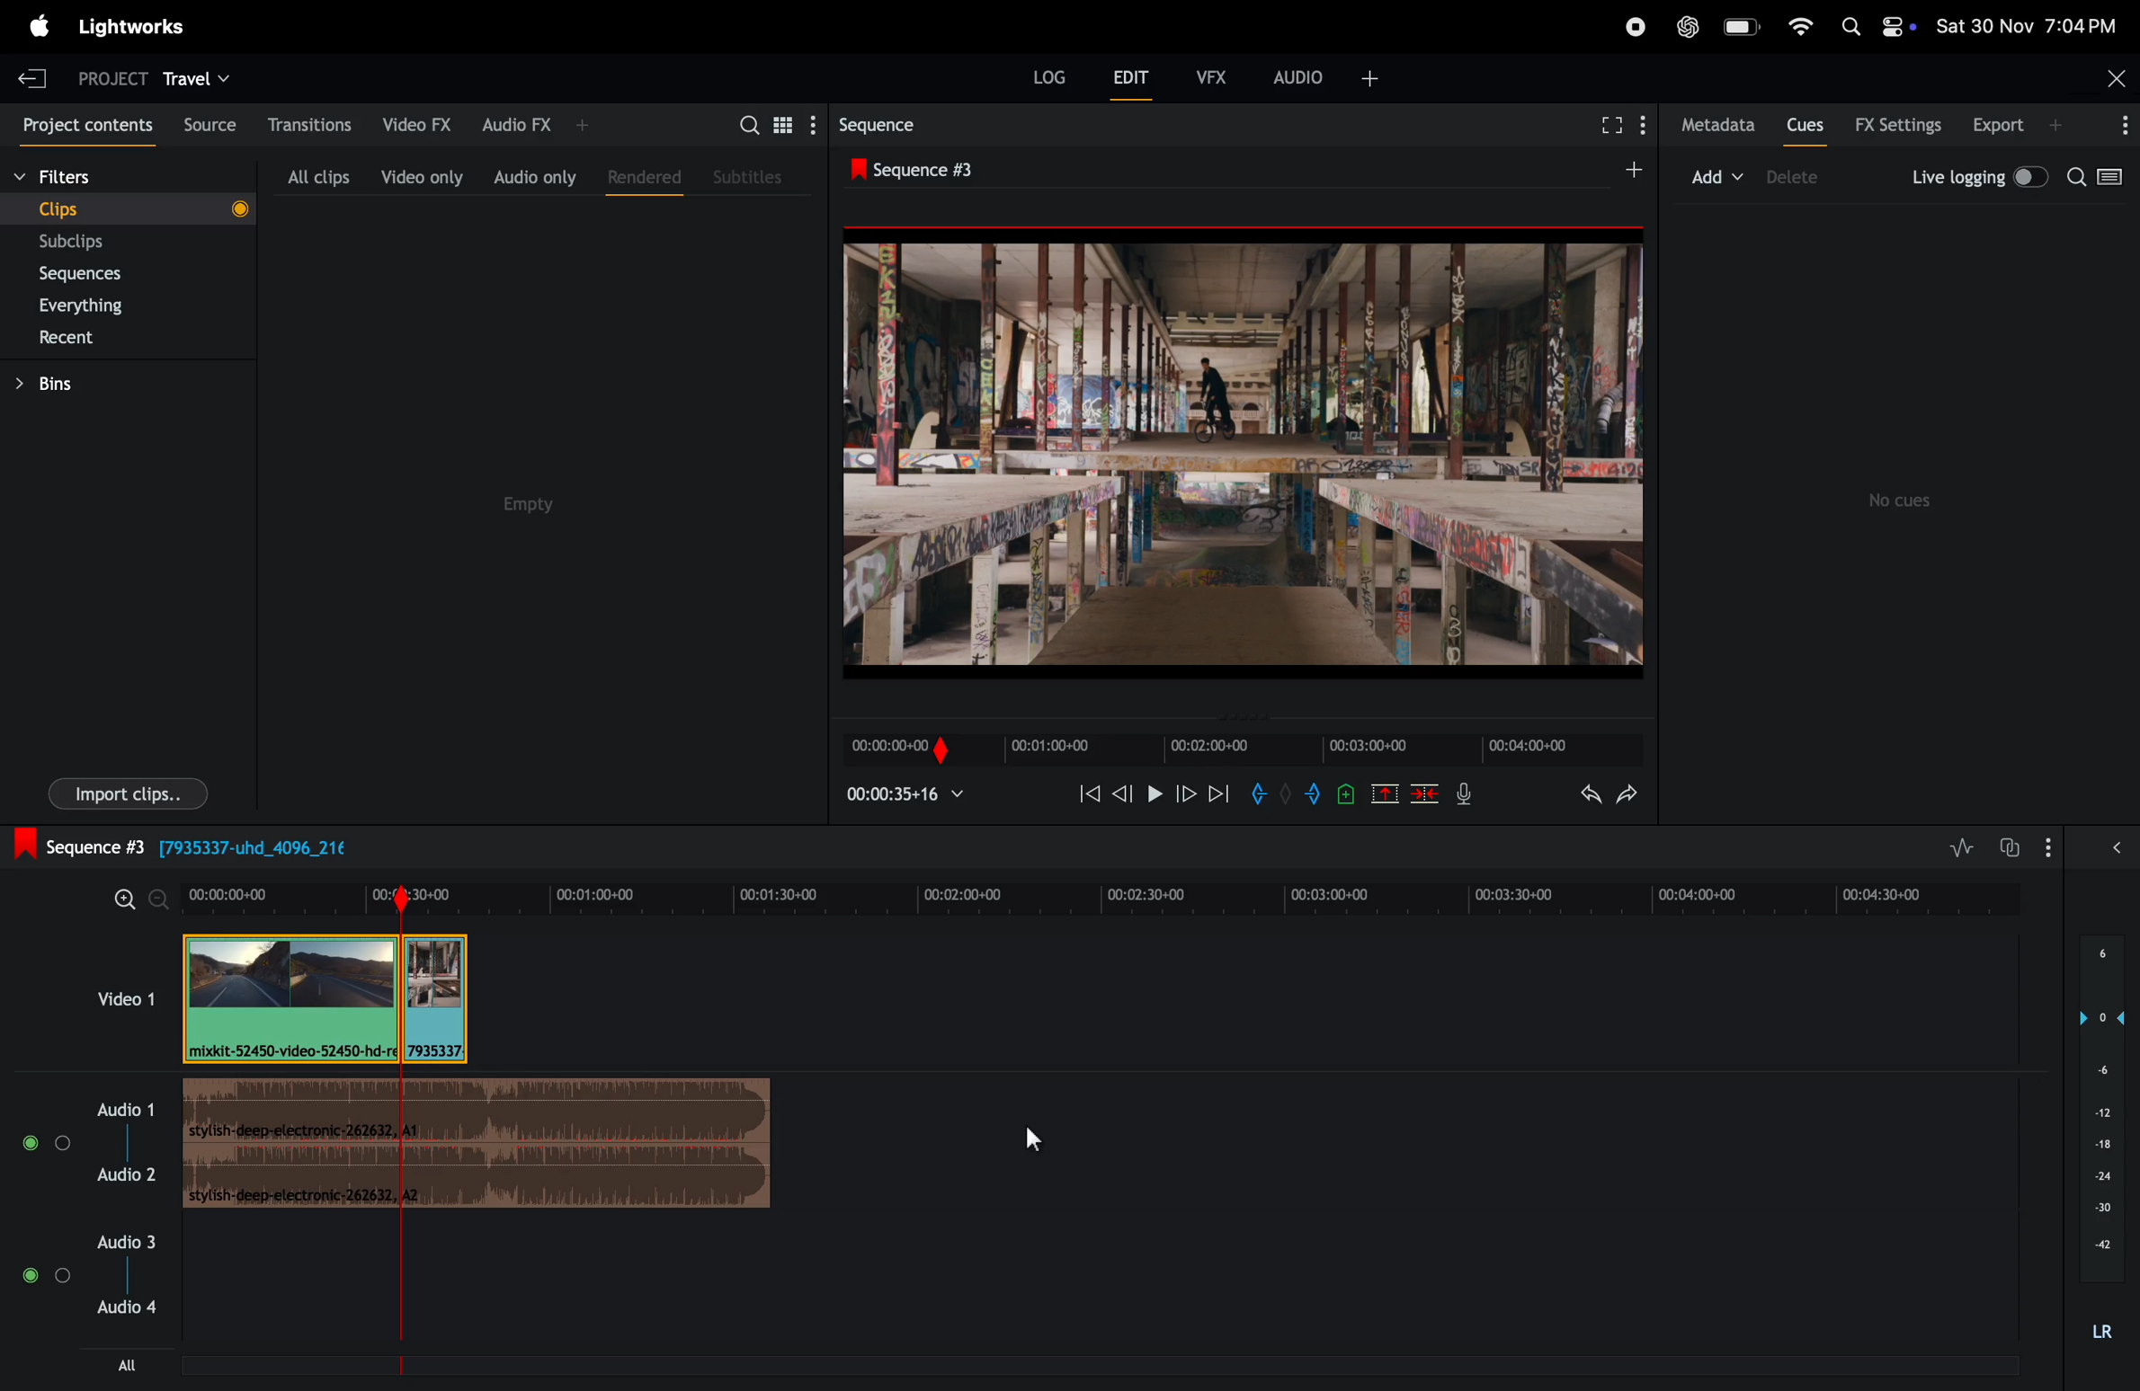  I want to click on toggle audio editing levels, so click(1956, 848).